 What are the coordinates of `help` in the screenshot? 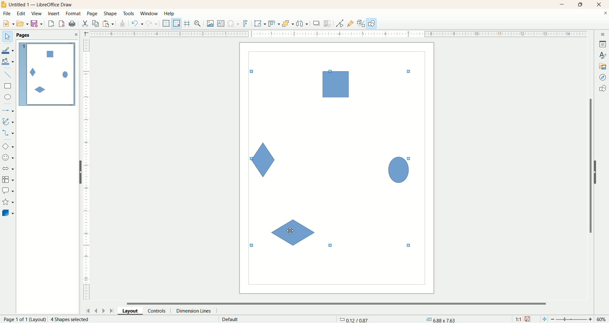 It's located at (170, 14).